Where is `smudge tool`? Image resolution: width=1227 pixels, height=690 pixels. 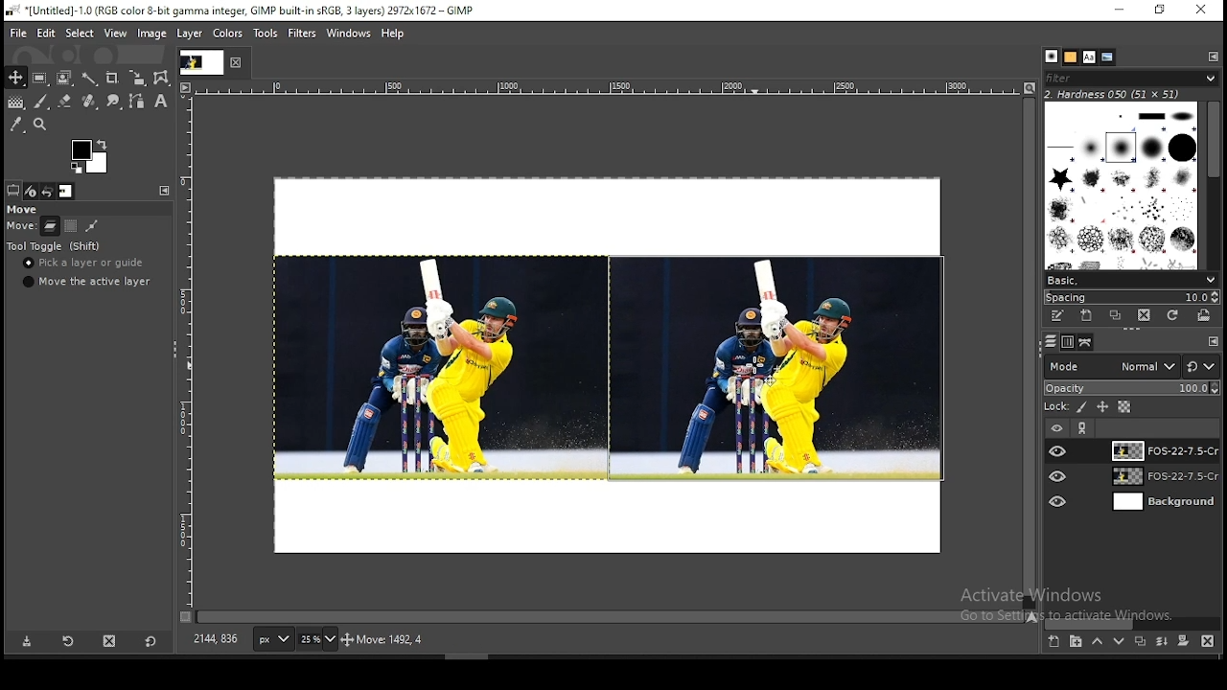 smudge tool is located at coordinates (111, 102).